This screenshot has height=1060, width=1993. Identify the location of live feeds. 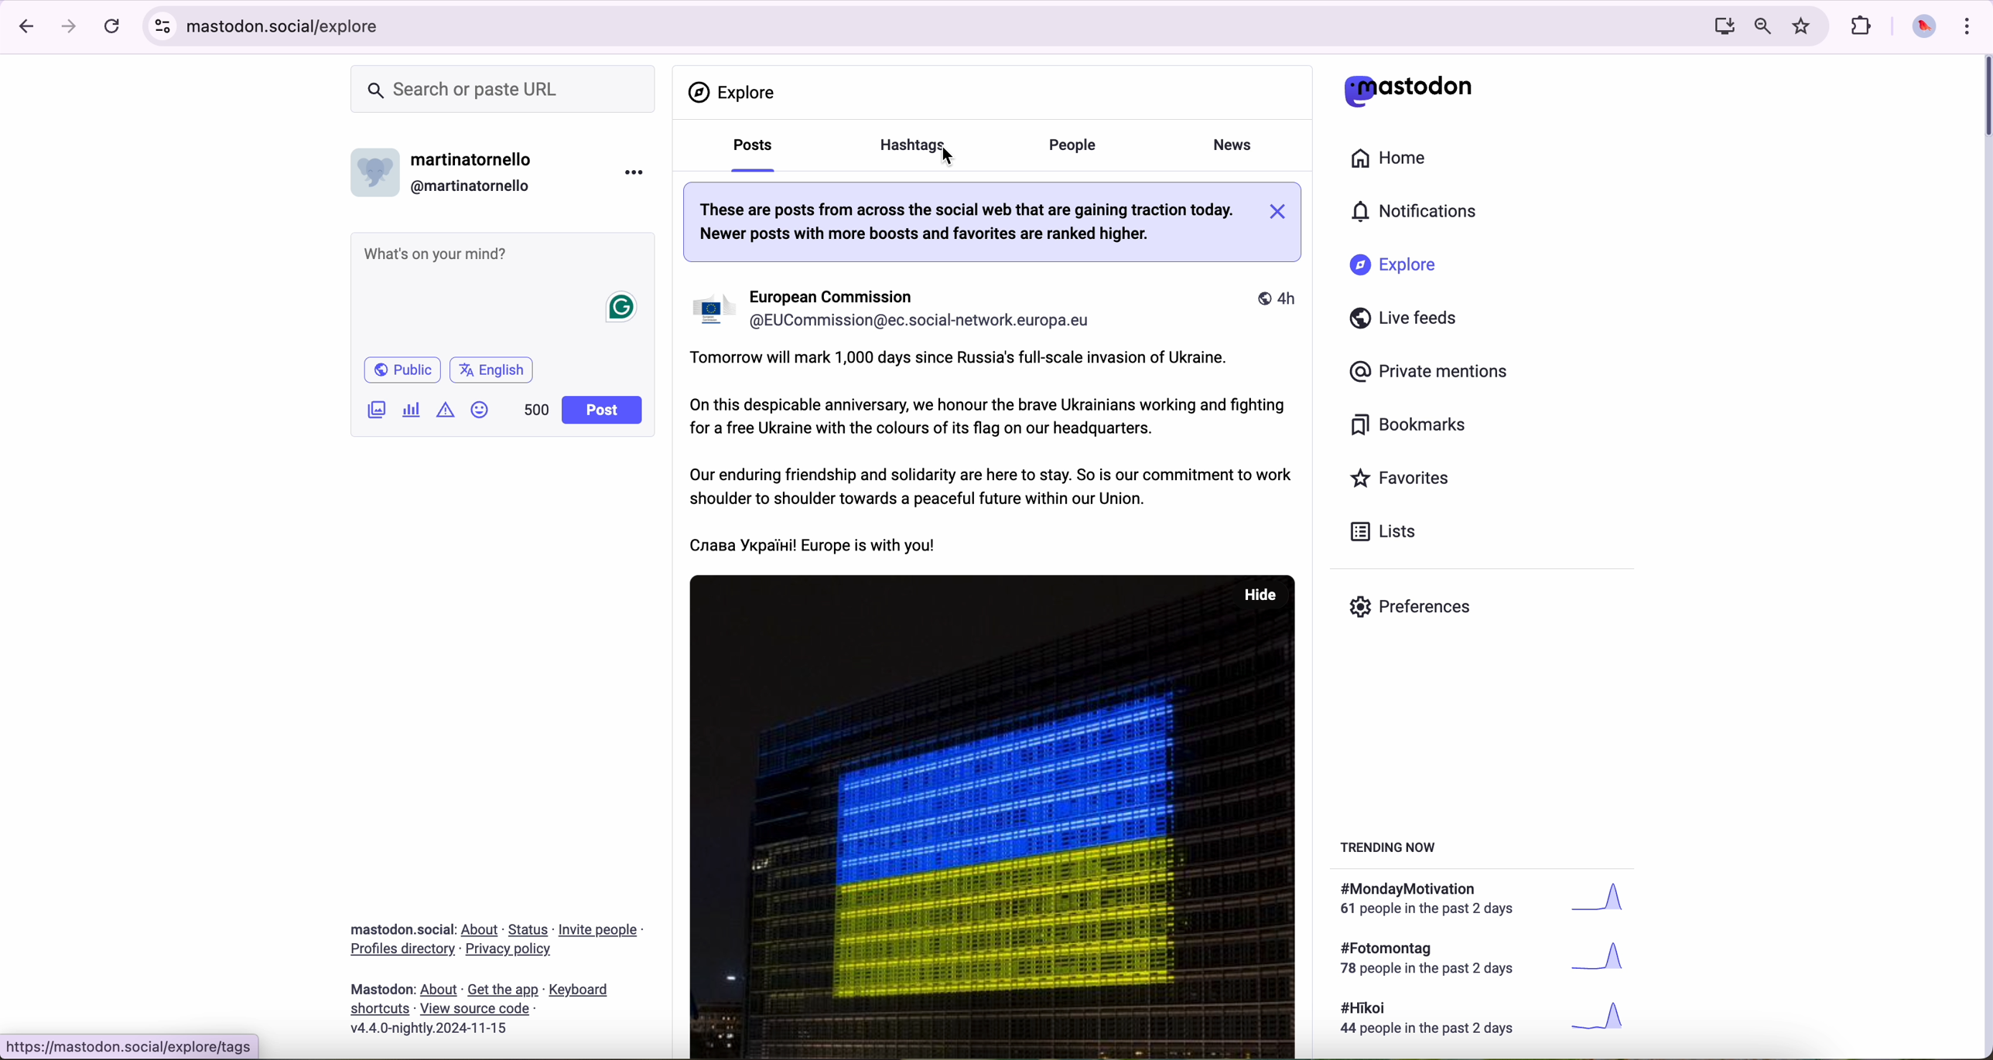
(1407, 319).